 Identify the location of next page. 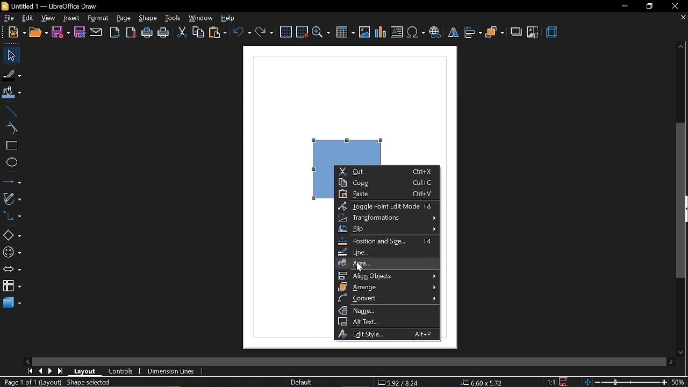
(51, 370).